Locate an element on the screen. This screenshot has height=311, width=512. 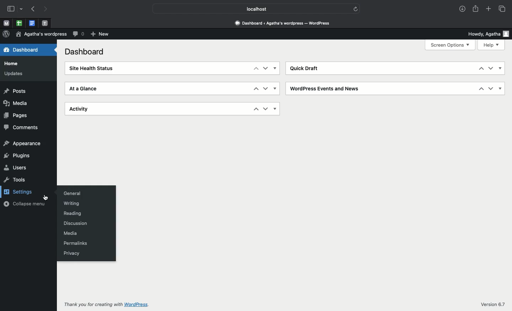
Wordpress name is located at coordinates (42, 34).